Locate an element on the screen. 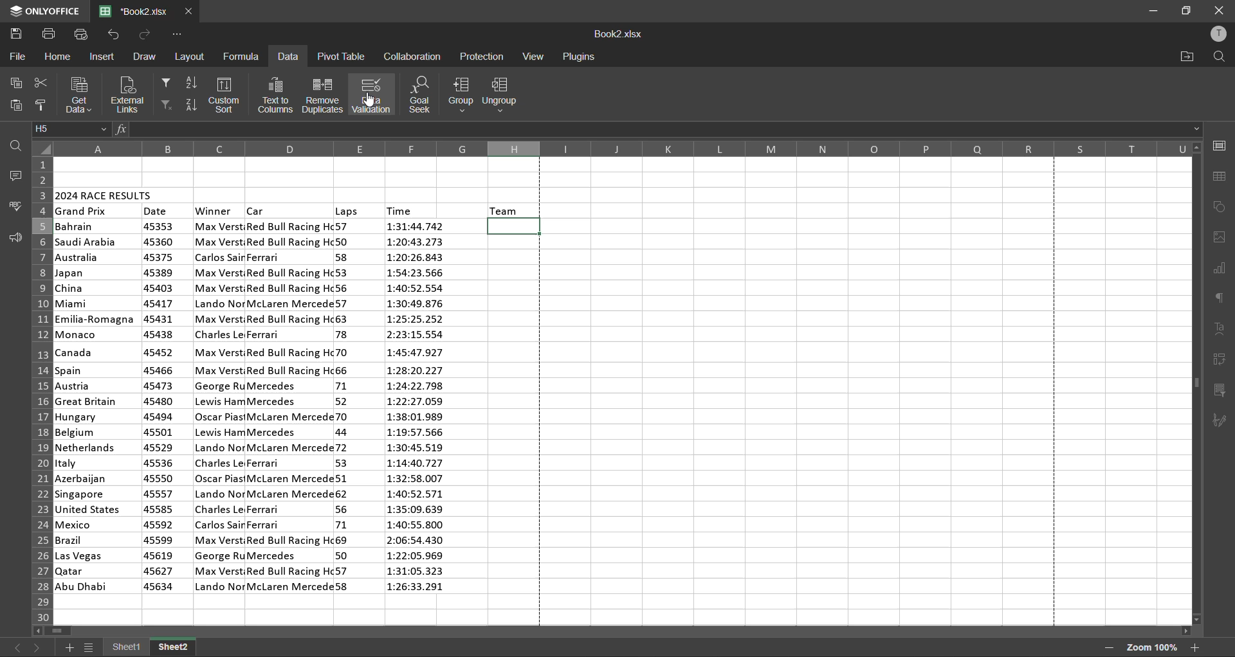 This screenshot has height=657, width=1235. app name is located at coordinates (44, 11).